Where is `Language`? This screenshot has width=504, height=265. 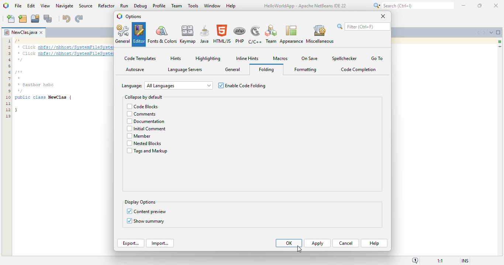
Language is located at coordinates (131, 85).